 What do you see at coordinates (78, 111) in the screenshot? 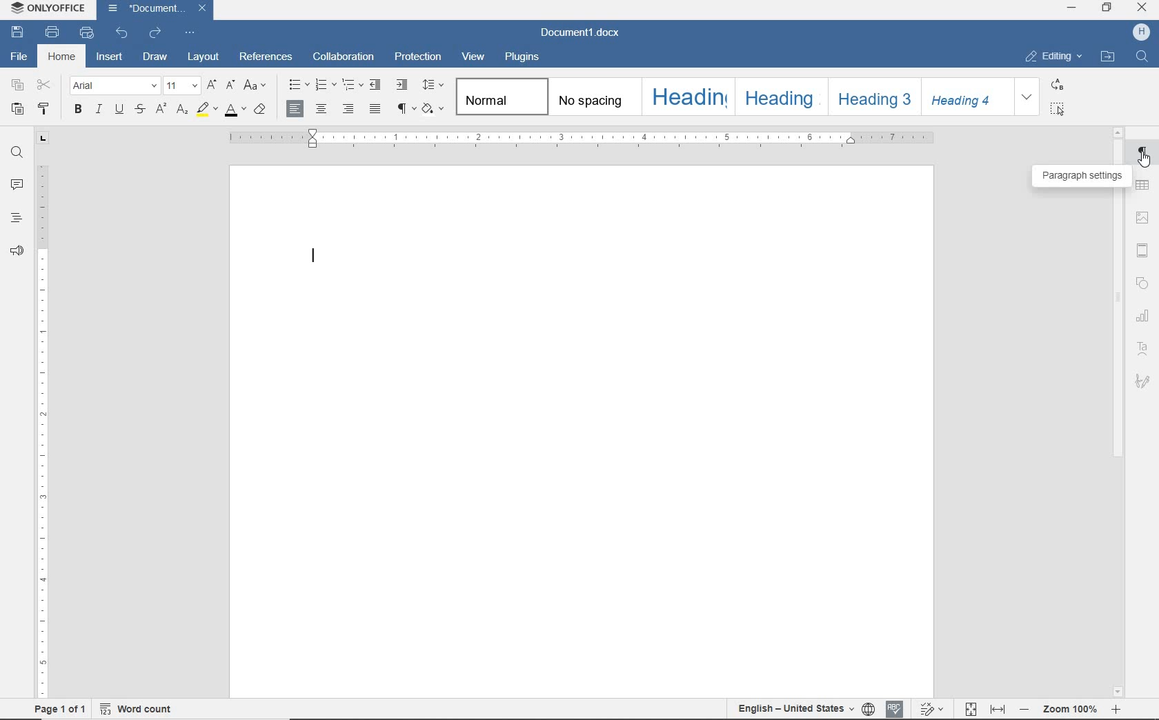
I see `bold` at bounding box center [78, 111].